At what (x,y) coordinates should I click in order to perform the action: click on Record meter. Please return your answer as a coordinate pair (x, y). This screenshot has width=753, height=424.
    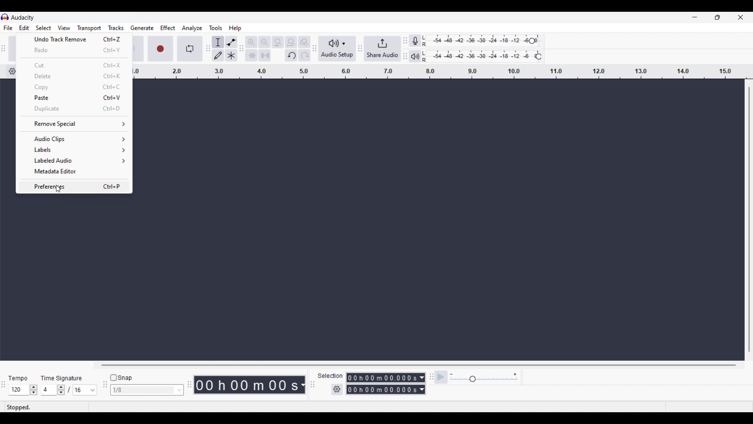
    Looking at the image, I should click on (418, 41).